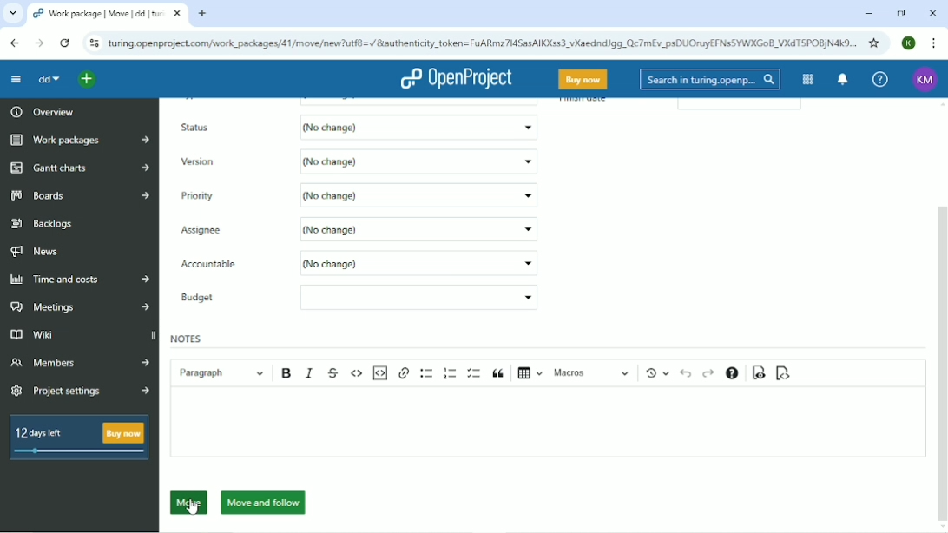 Image resolution: width=948 pixels, height=533 pixels. Describe the element at coordinates (66, 43) in the screenshot. I see `reload this page` at that location.